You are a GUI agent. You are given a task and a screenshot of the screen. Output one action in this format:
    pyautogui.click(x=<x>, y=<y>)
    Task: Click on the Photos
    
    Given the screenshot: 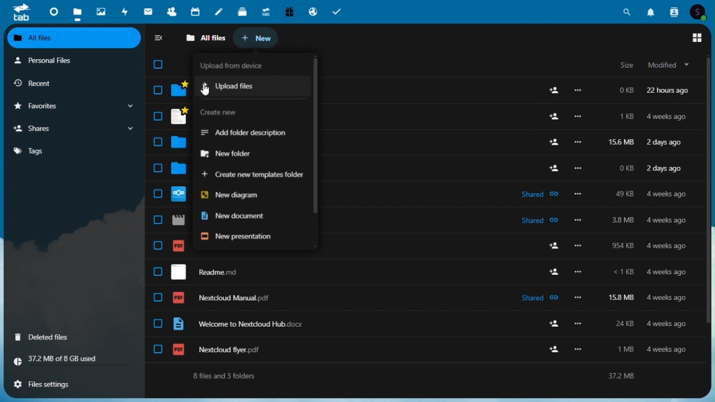 What is the action you would take?
    pyautogui.click(x=101, y=12)
    